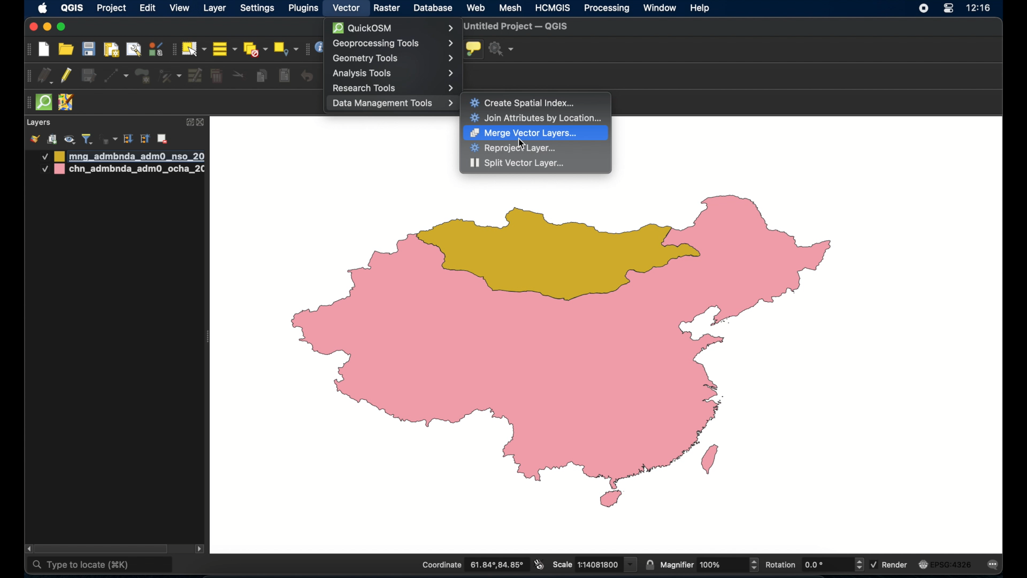  What do you see at coordinates (553, 7) in the screenshot?
I see `HCMGIS` at bounding box center [553, 7].